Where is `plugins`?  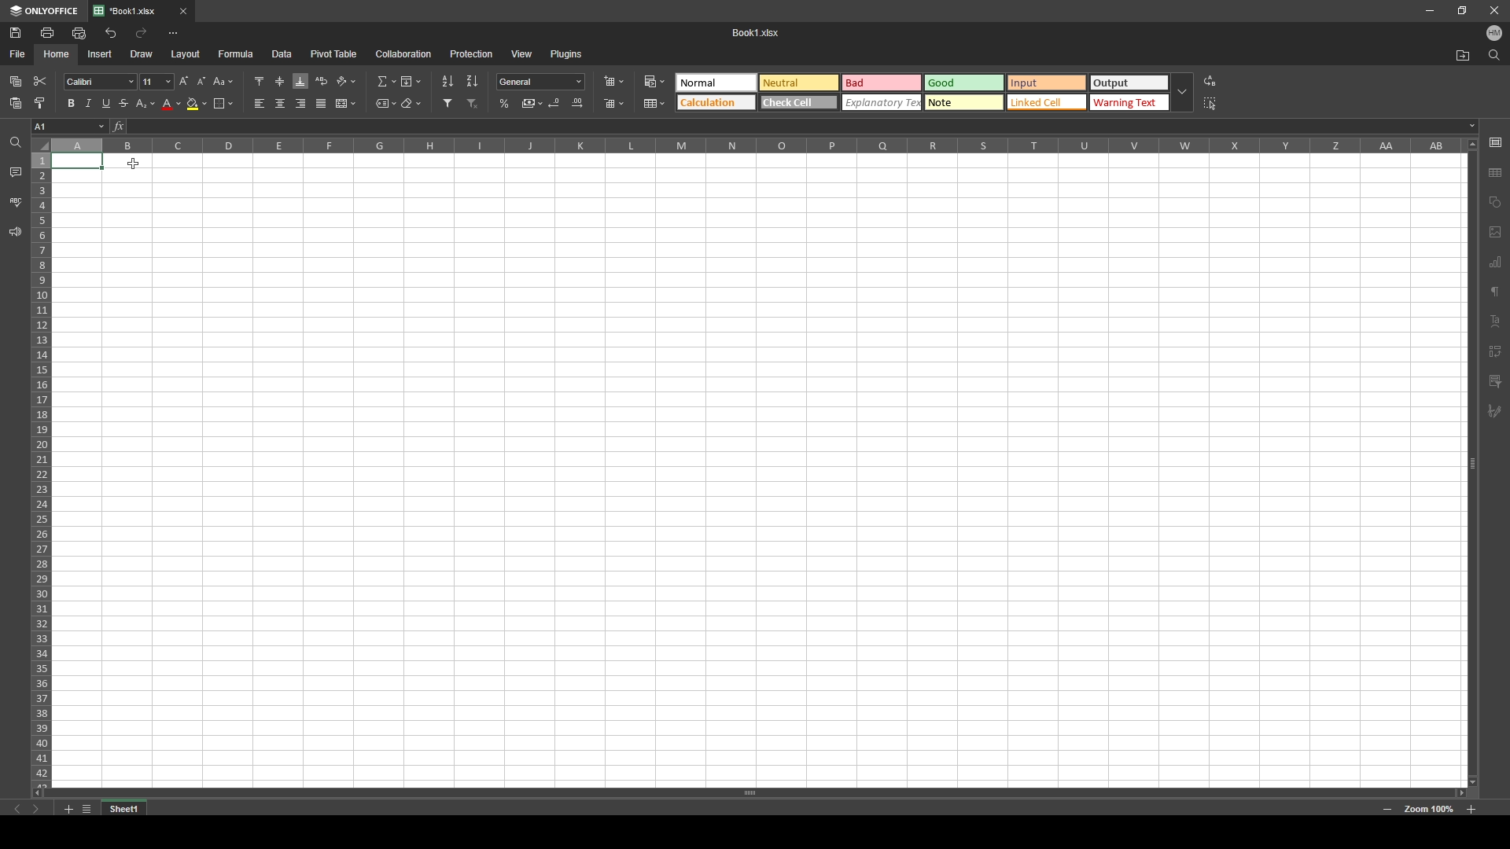
plugins is located at coordinates (565, 53).